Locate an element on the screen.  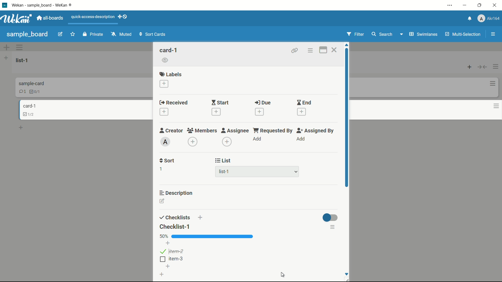
checkbox is located at coordinates (162, 260).